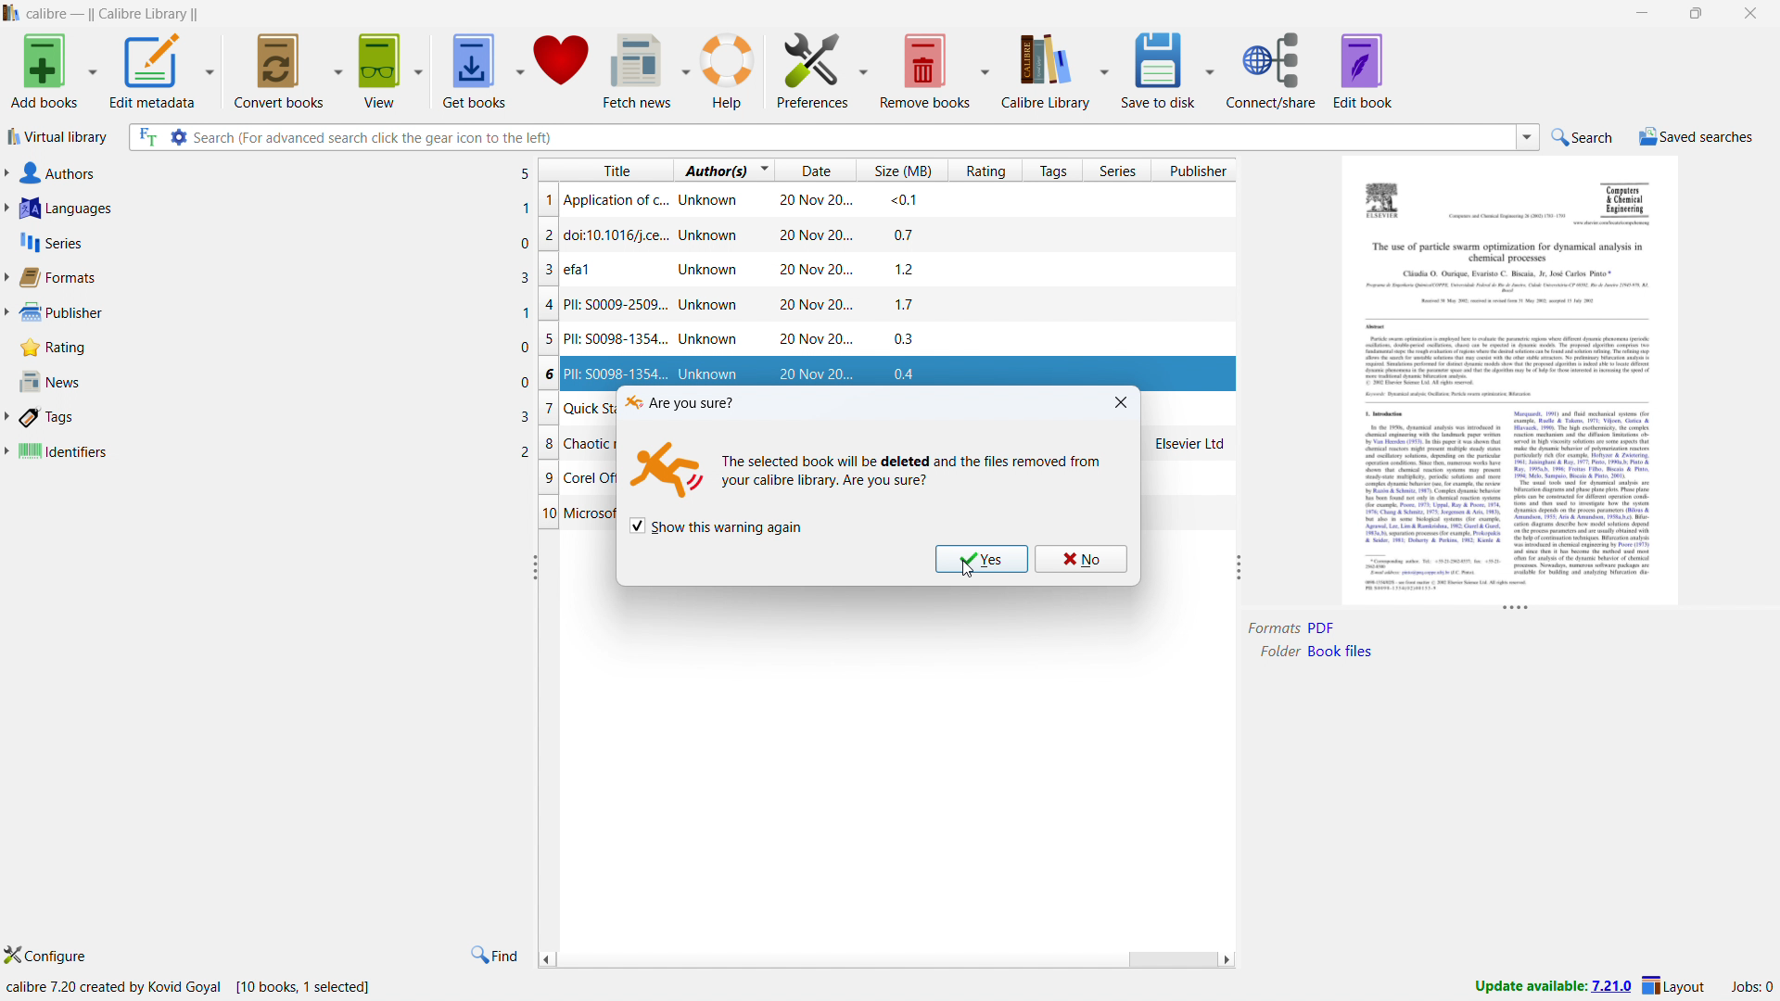 The image size is (1780, 1001). What do you see at coordinates (1584, 136) in the screenshot?
I see `do quick search` at bounding box center [1584, 136].